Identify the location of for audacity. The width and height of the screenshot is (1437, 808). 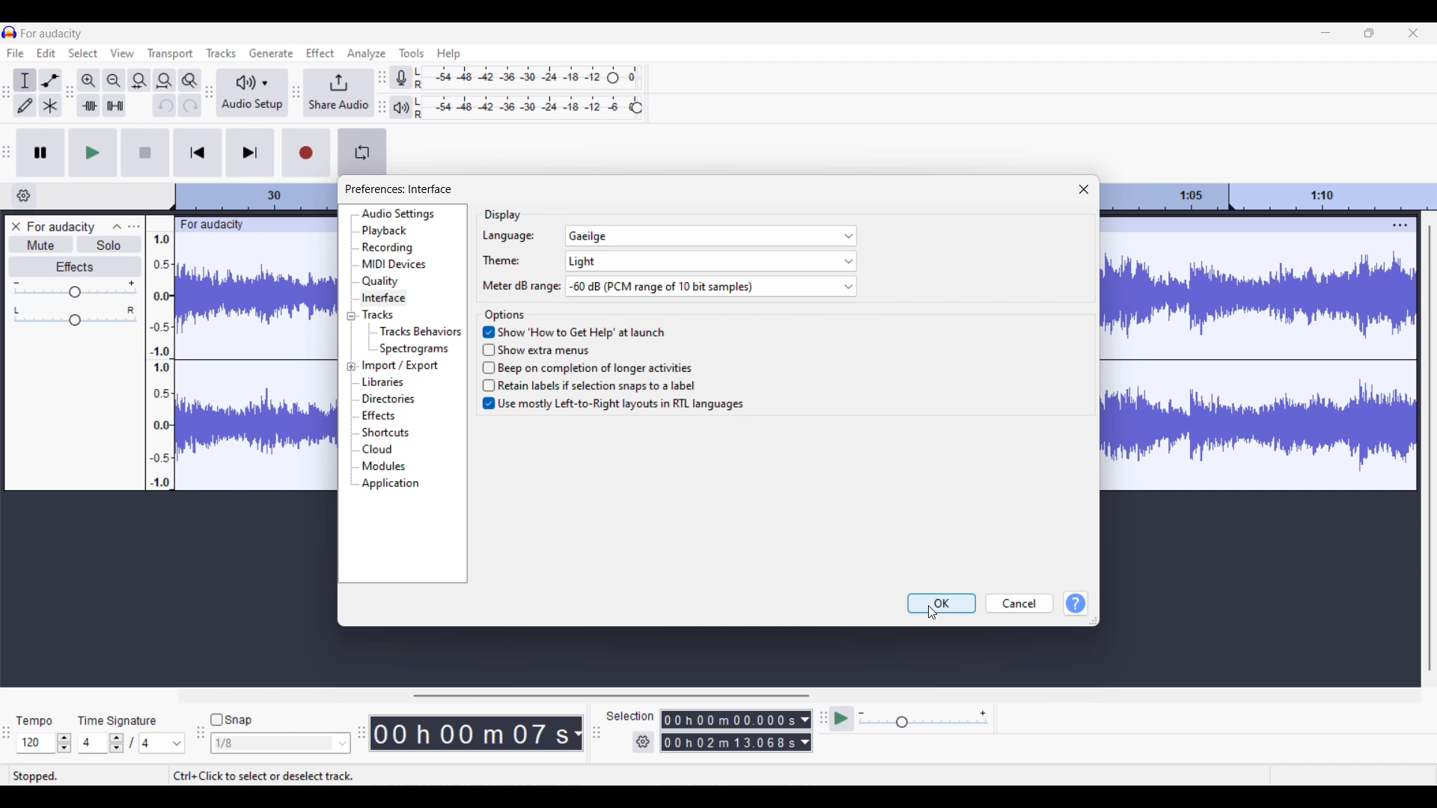
(52, 34).